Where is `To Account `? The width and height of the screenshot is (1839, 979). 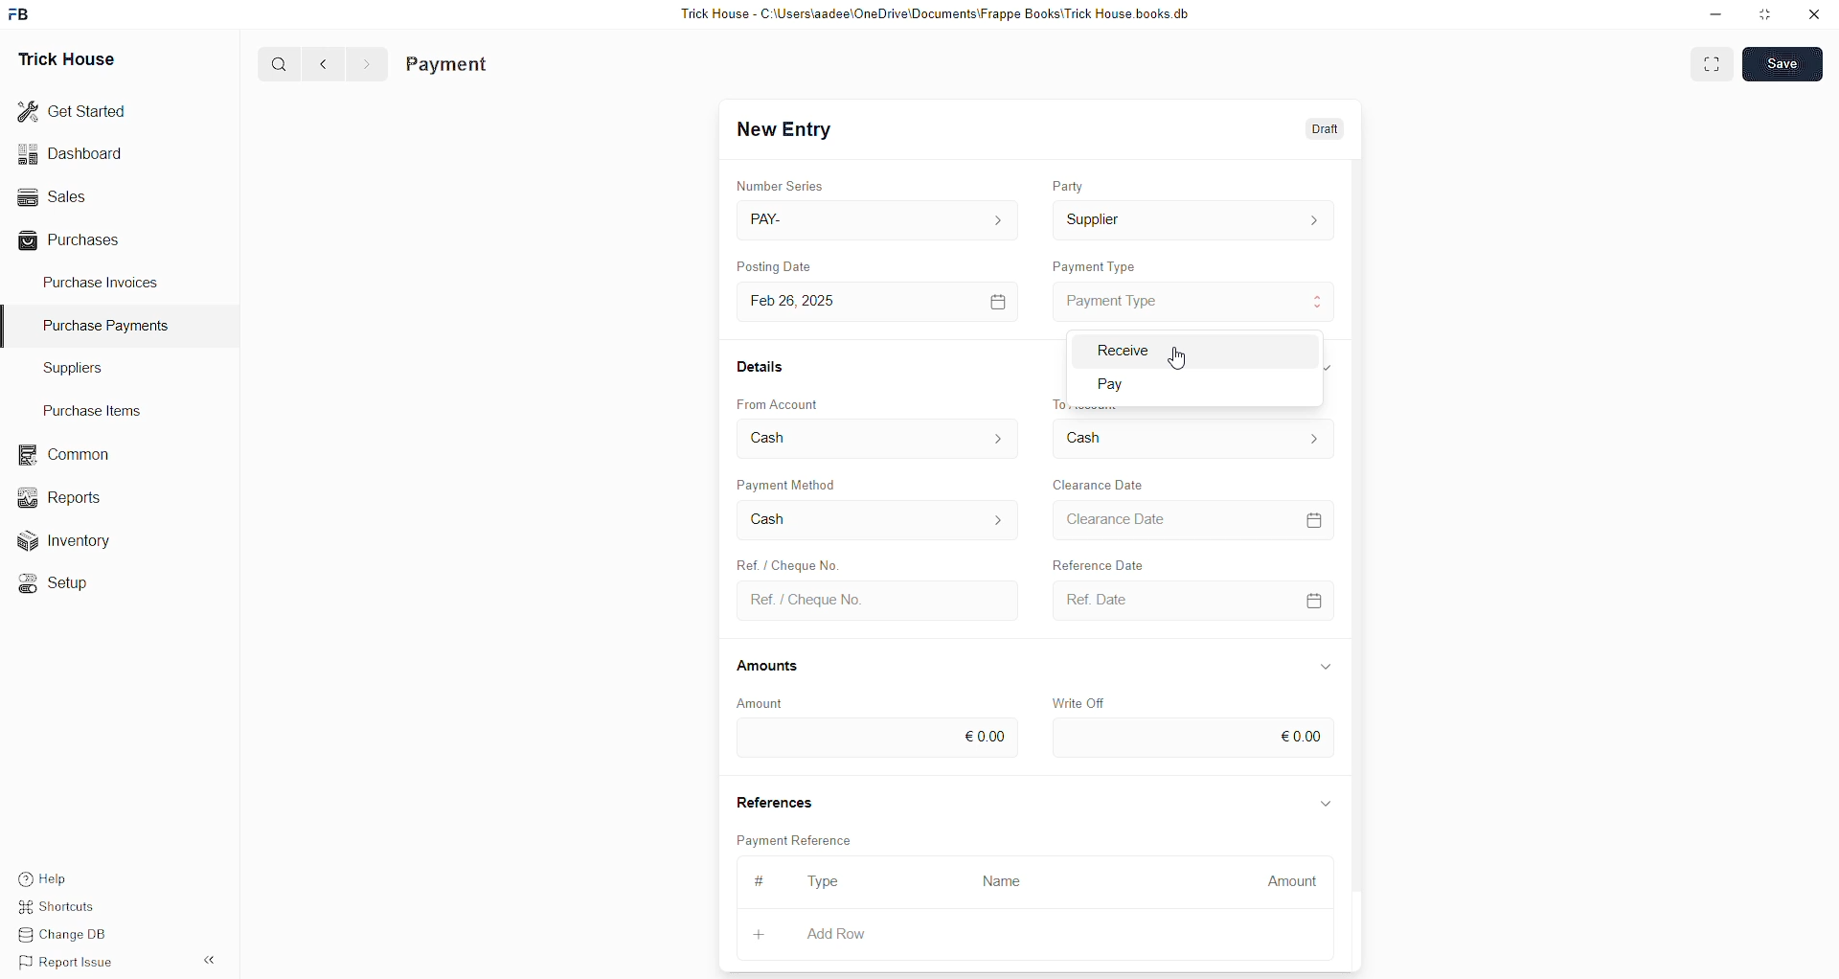 To Account  is located at coordinates (1190, 440).